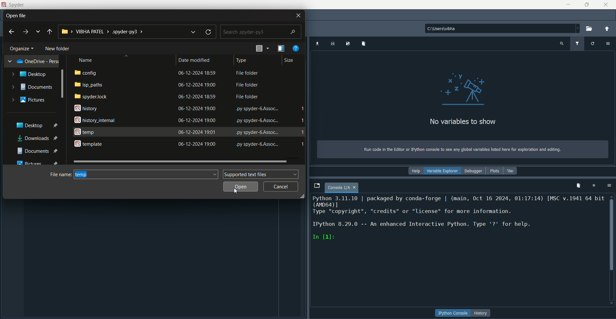 This screenshot has width=616, height=319. What do you see at coordinates (94, 120) in the screenshot?
I see `history internal` at bounding box center [94, 120].